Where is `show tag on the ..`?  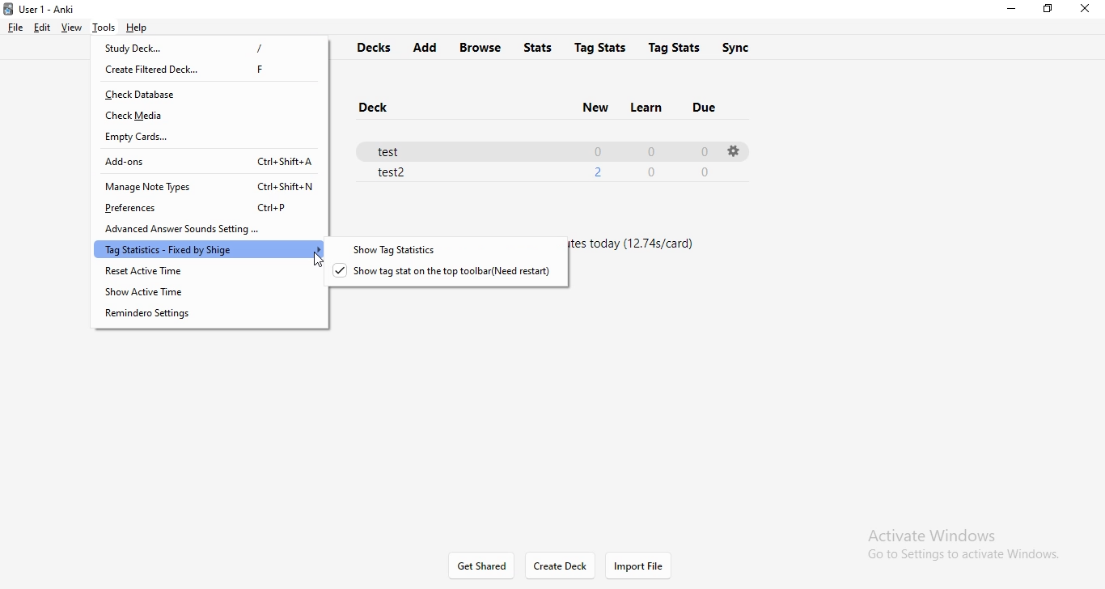
show tag on the .. is located at coordinates (453, 277).